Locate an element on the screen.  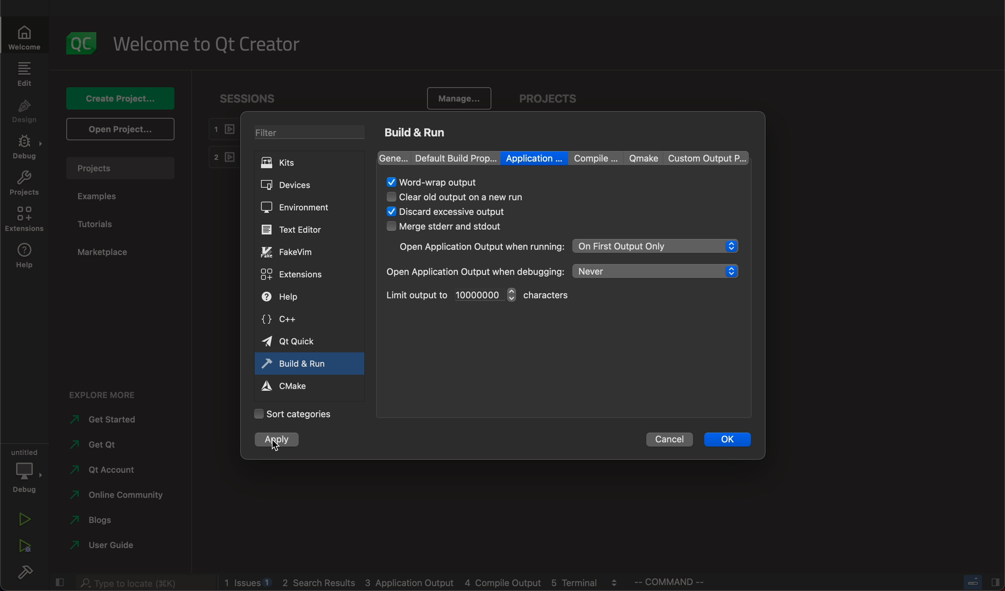
get  is located at coordinates (111, 445).